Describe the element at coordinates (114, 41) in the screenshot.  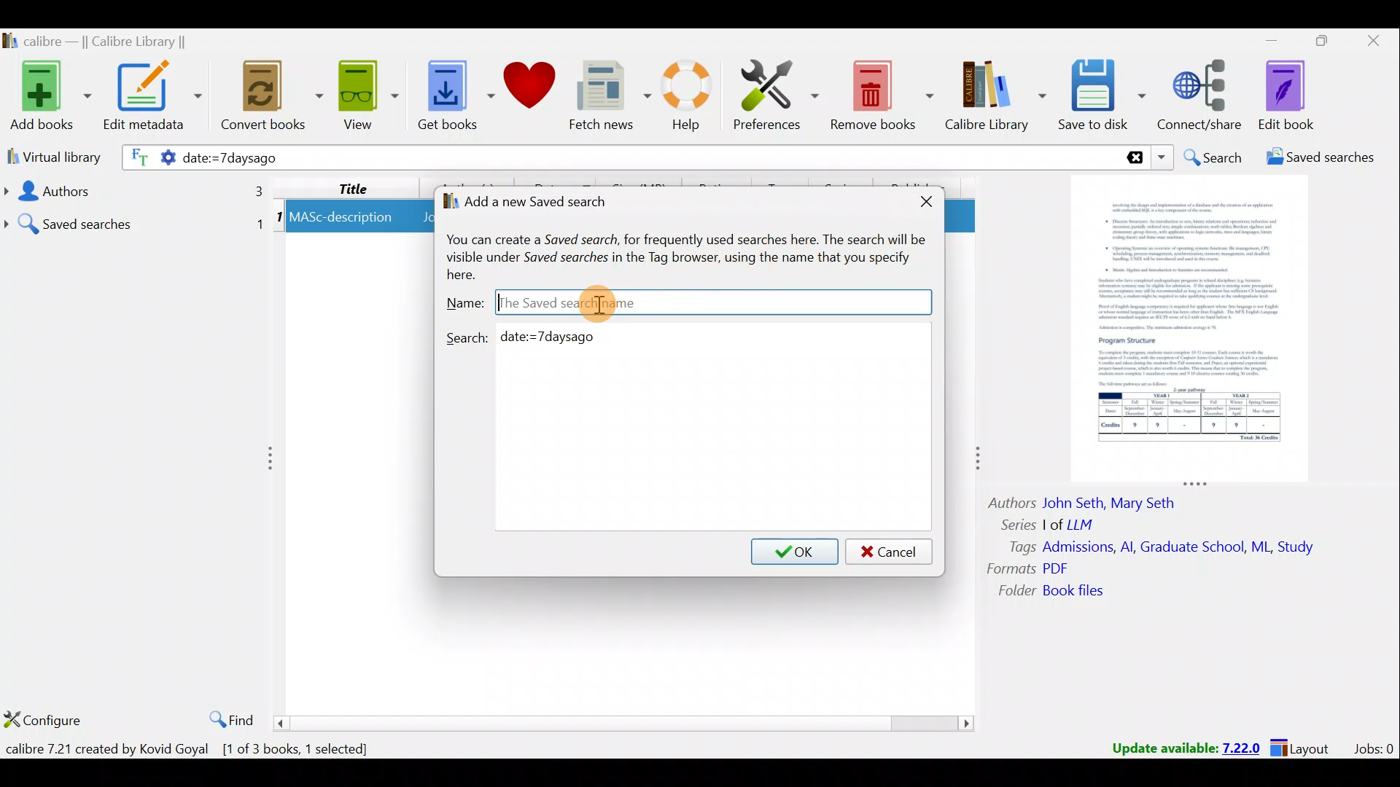
I see `calibre — || Calibre Library ||` at that location.